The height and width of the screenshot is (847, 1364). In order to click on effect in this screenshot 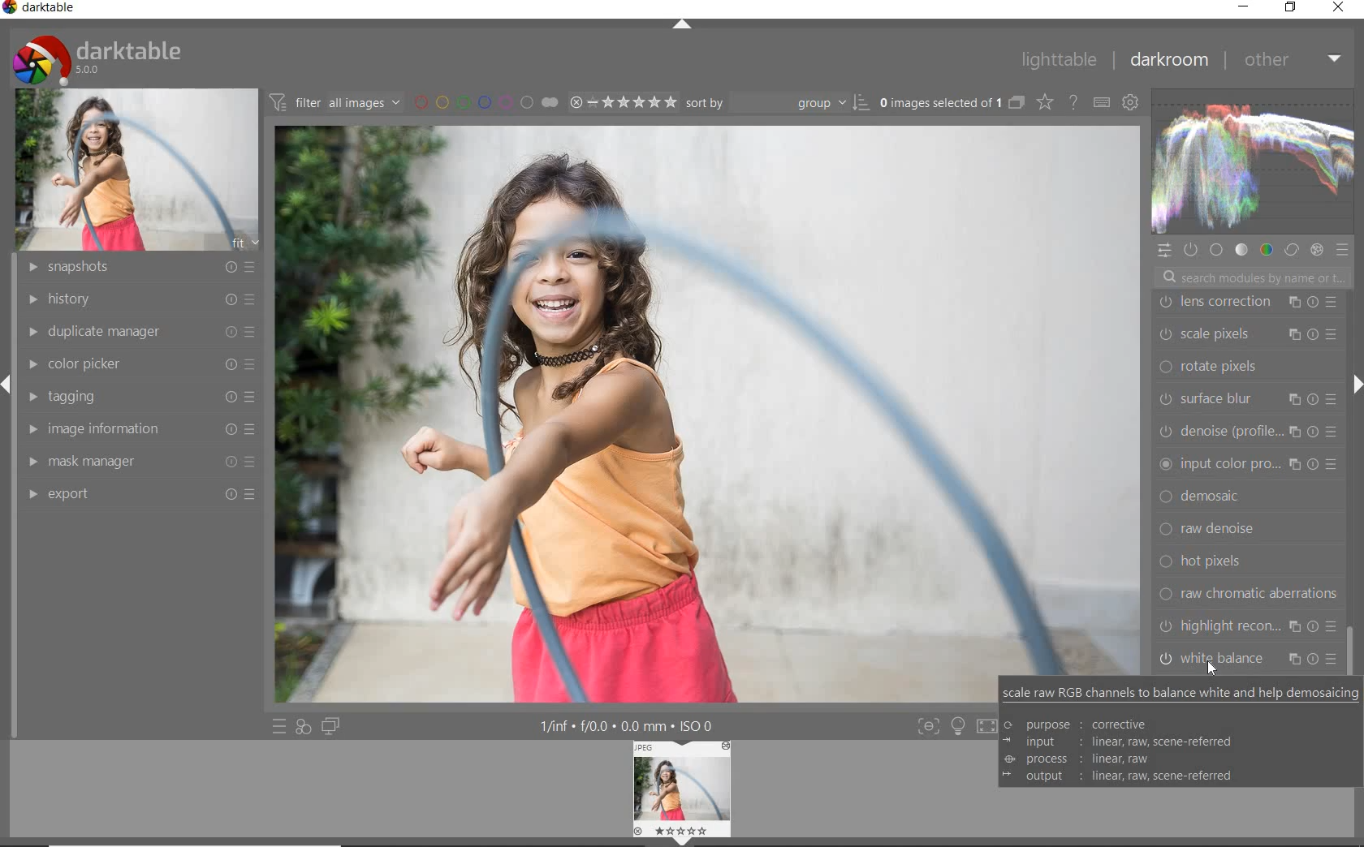, I will do `click(1316, 249)`.